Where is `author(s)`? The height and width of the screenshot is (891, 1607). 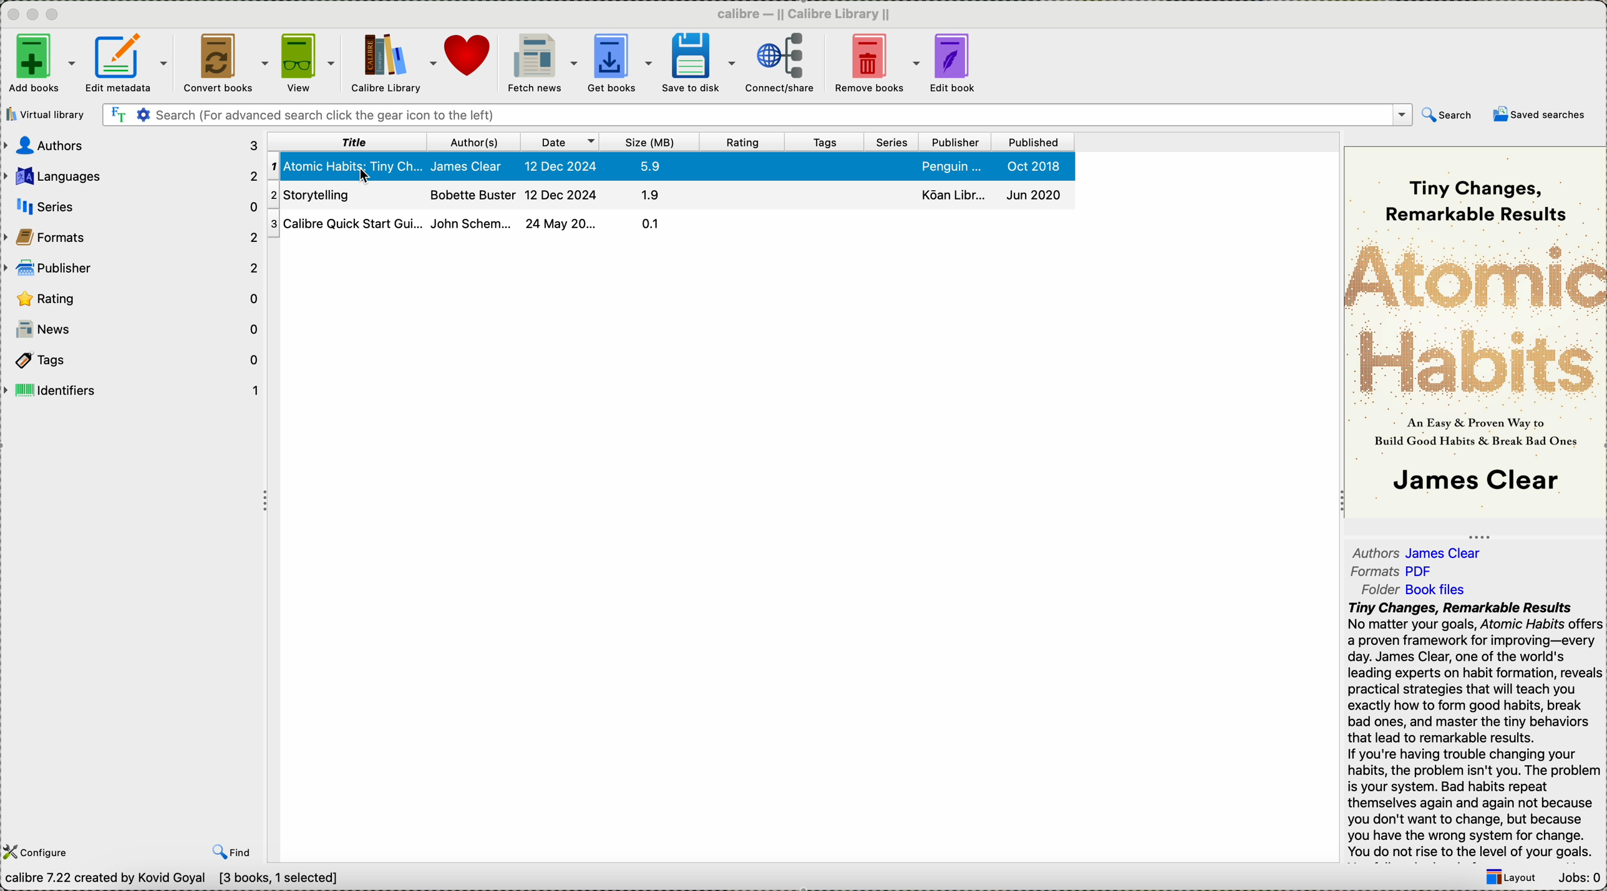 author(s) is located at coordinates (472, 142).